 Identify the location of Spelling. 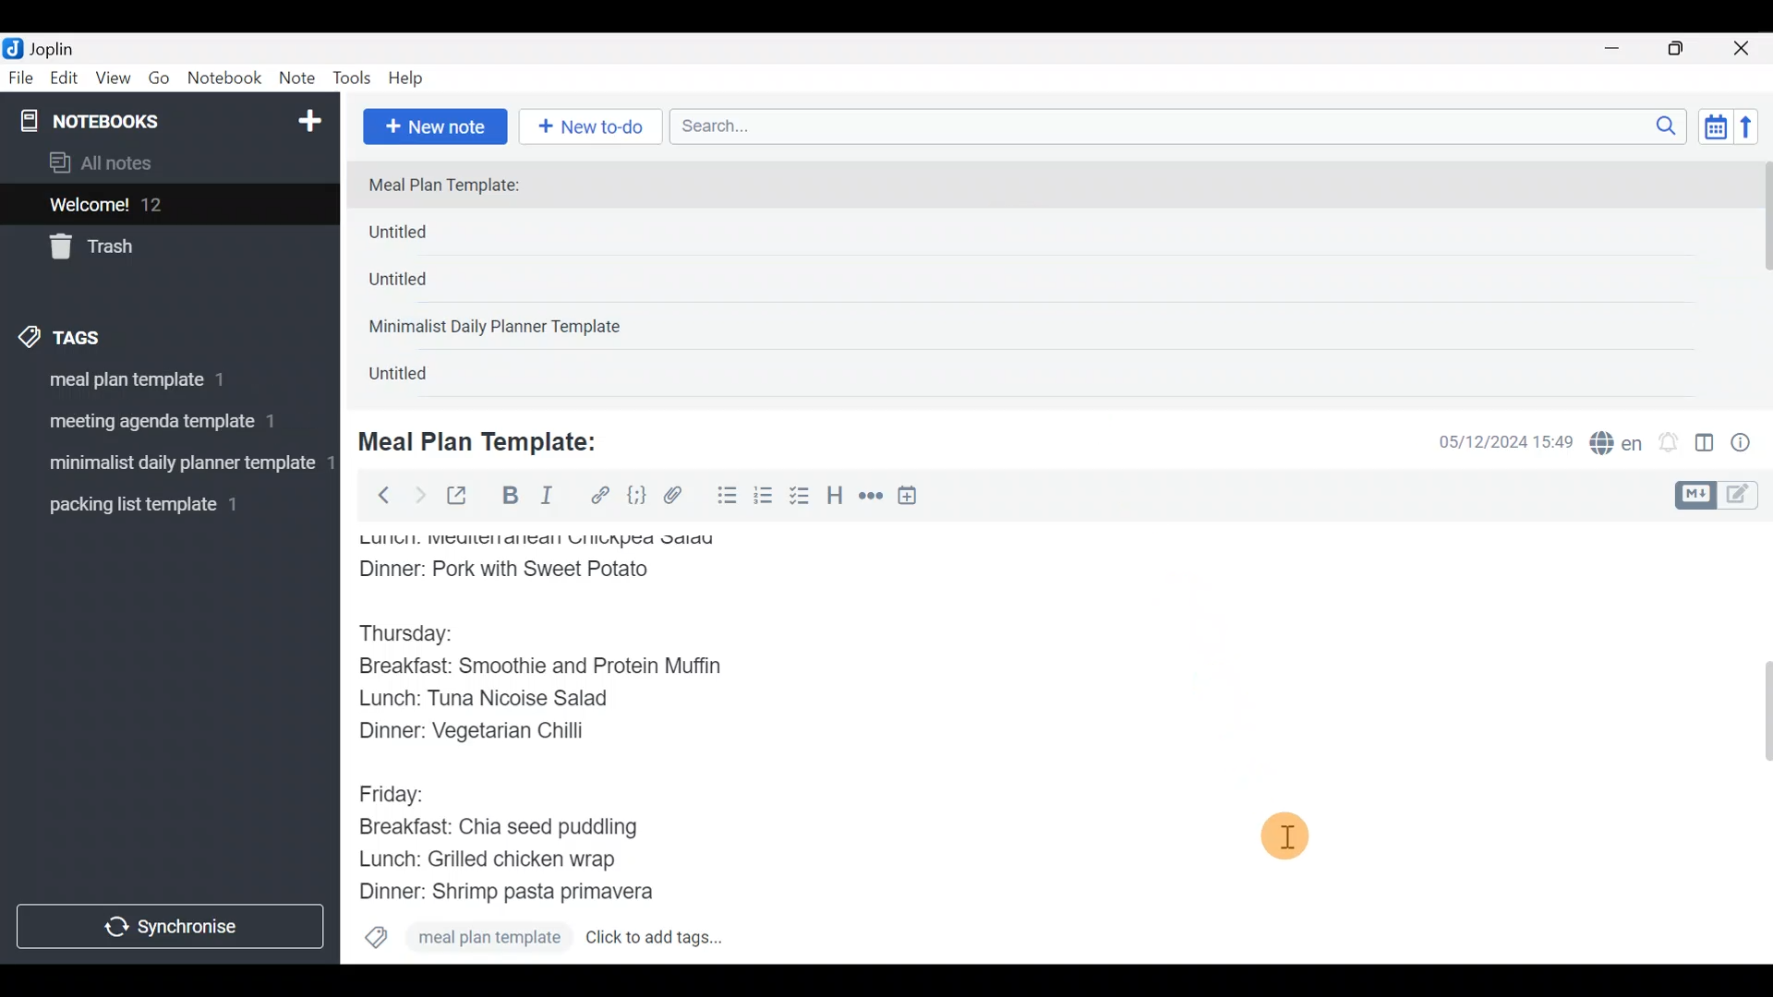
(1617, 445).